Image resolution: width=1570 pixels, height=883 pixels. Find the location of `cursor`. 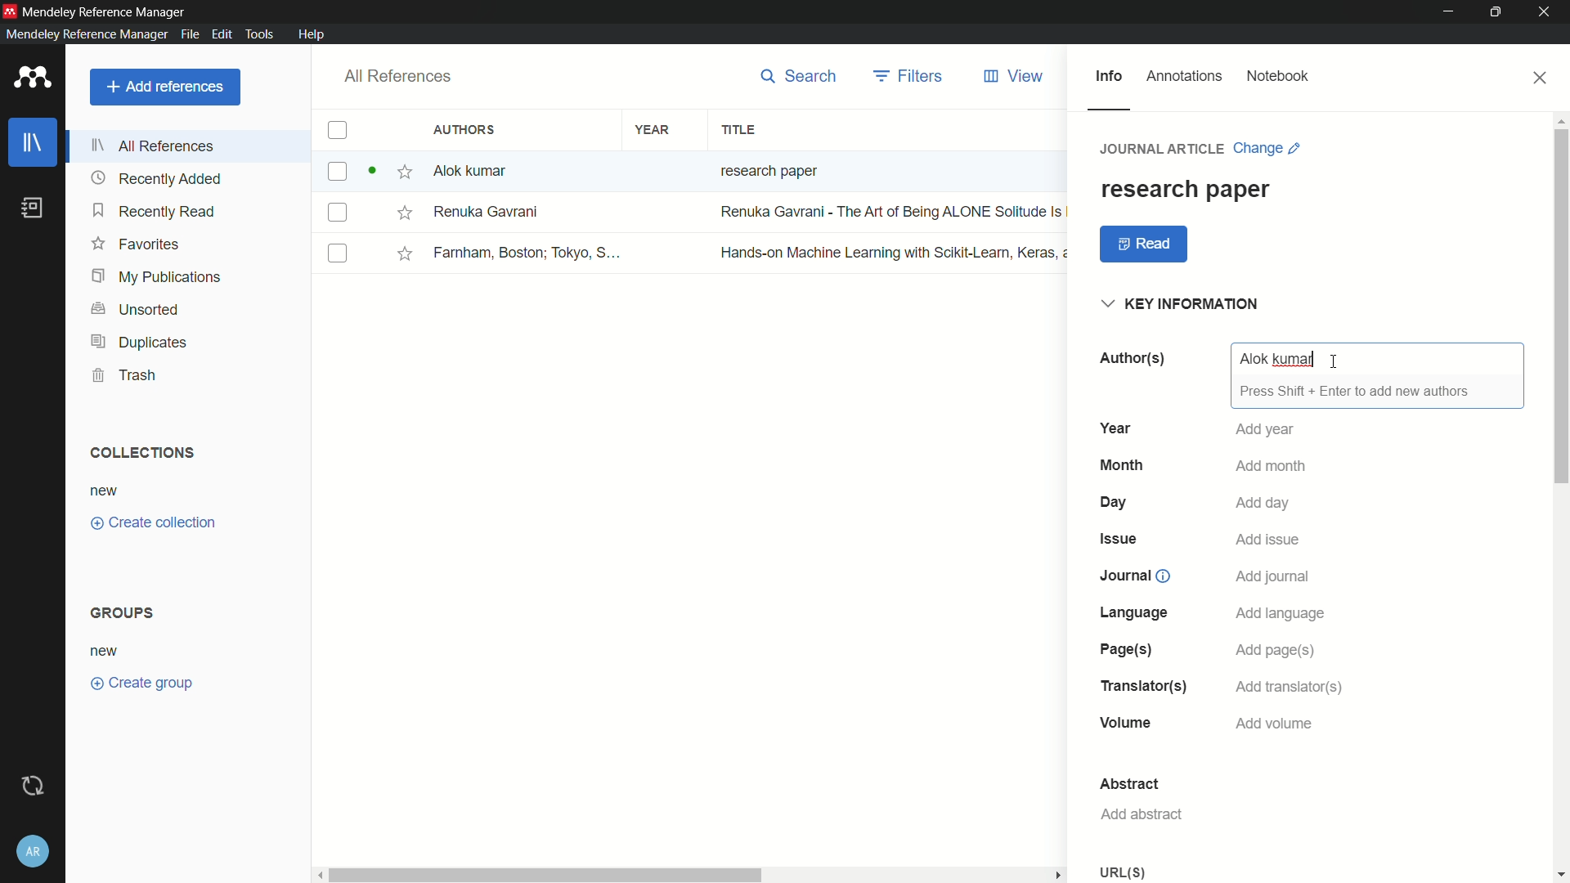

cursor is located at coordinates (1335, 360).